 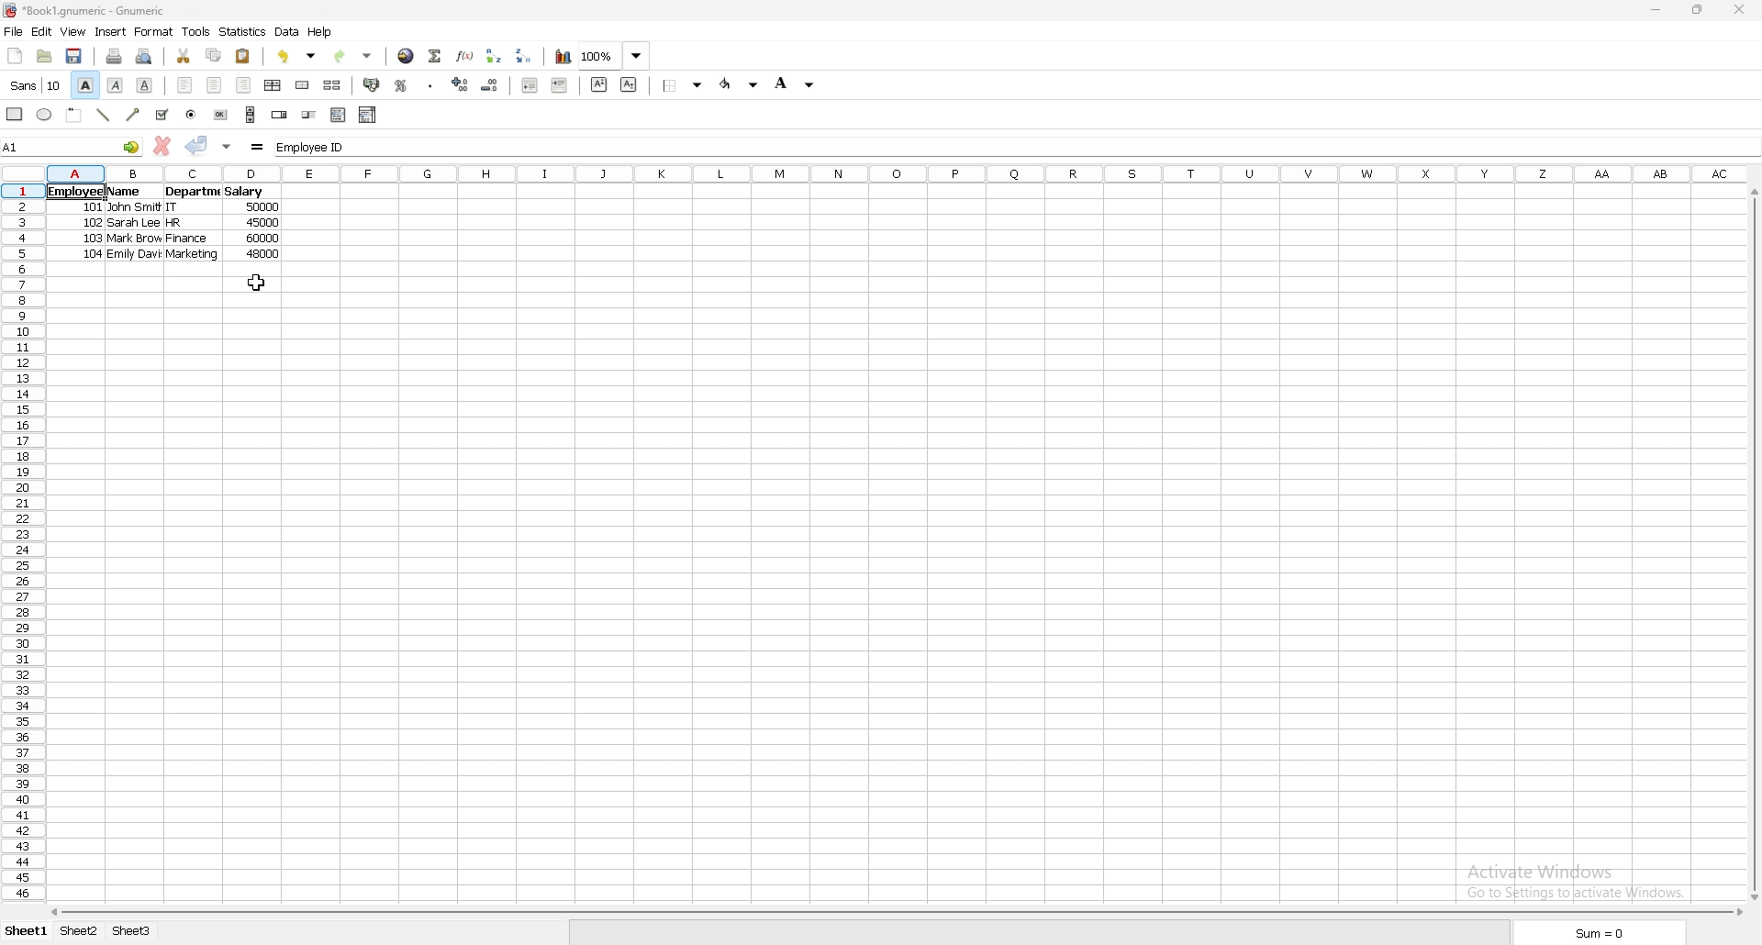 I want to click on foreground, so click(x=740, y=84).